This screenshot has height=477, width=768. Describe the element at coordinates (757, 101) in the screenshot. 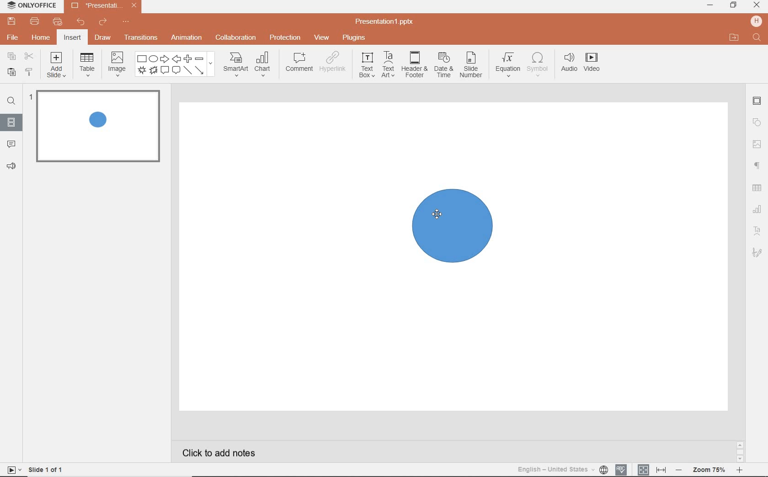

I see `slide settings` at that location.